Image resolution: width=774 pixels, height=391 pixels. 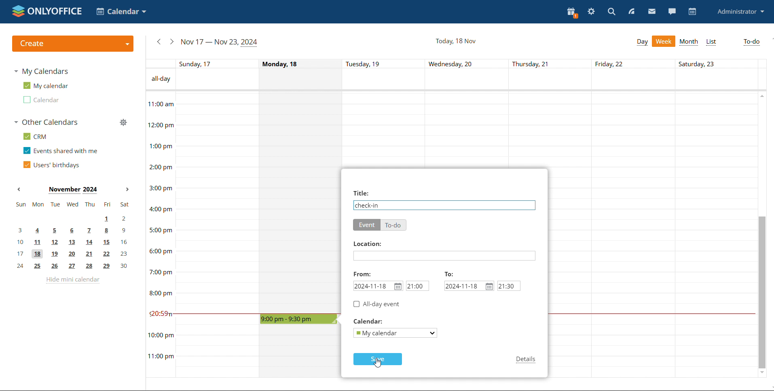 What do you see at coordinates (652, 11) in the screenshot?
I see `mail` at bounding box center [652, 11].